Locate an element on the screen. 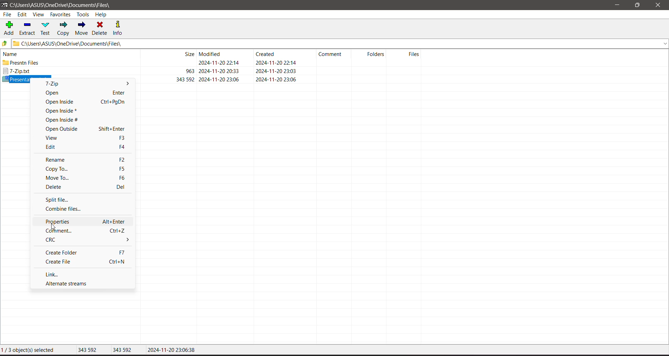  cursor is located at coordinates (55, 227).